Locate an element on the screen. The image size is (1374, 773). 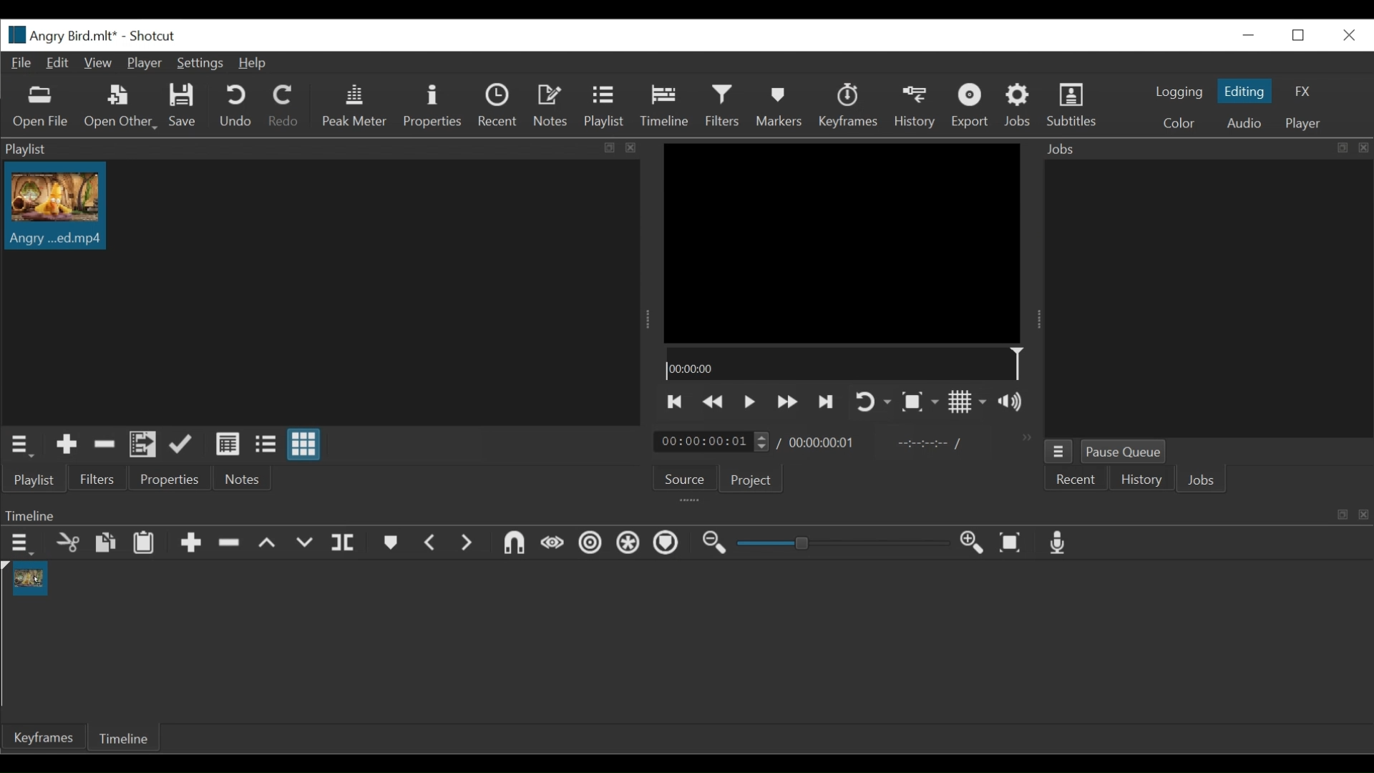
Undo is located at coordinates (238, 107).